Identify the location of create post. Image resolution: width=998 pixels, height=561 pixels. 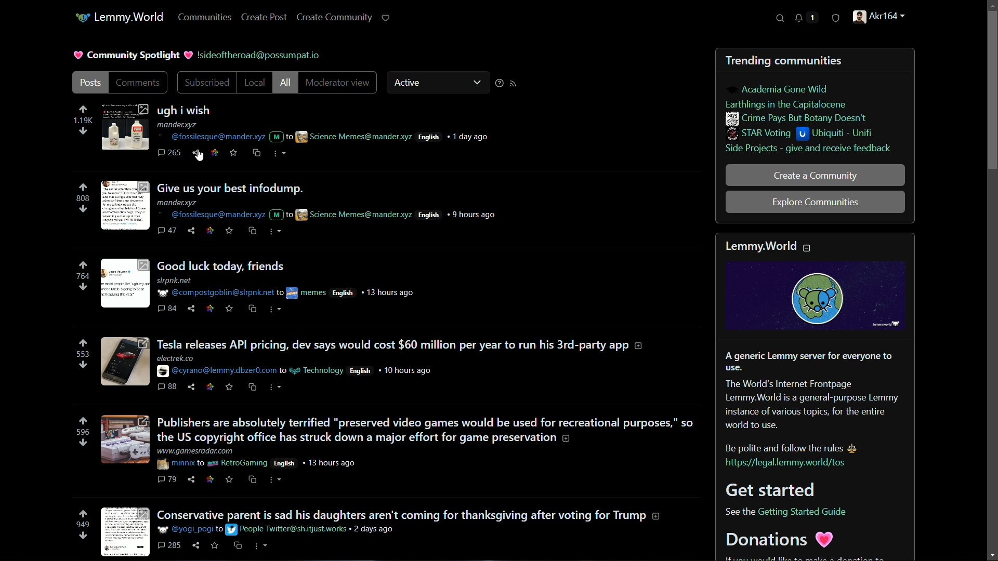
(266, 17).